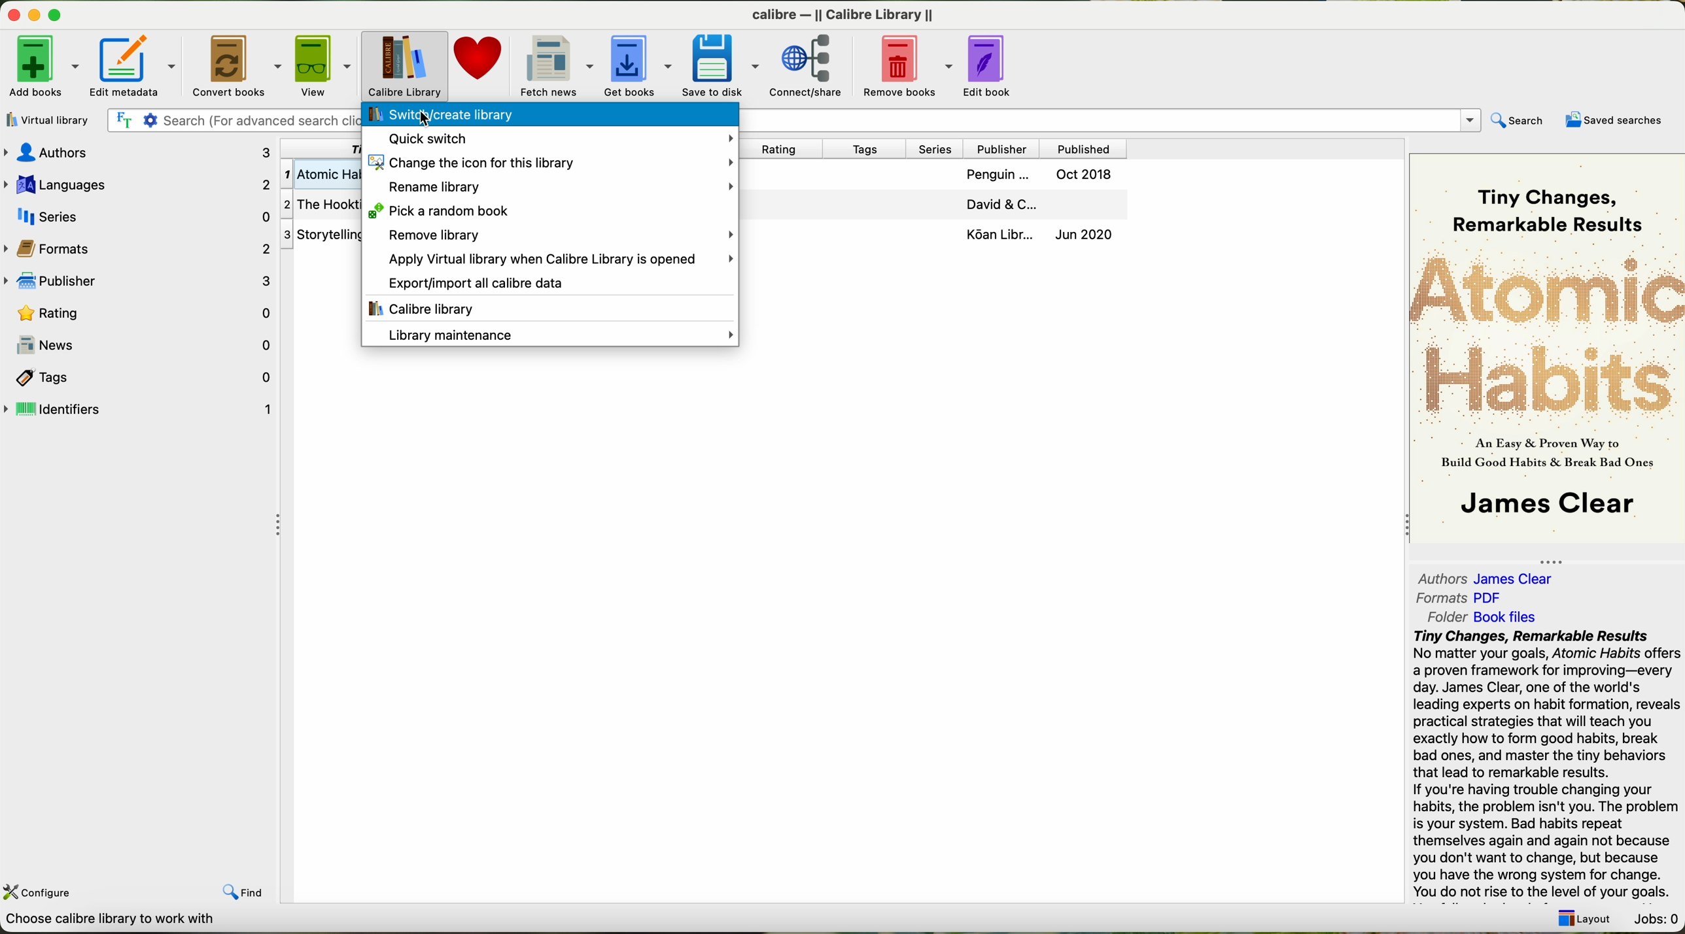 Image resolution: width=1685 pixels, height=934 pixels. I want to click on languages, so click(138, 182).